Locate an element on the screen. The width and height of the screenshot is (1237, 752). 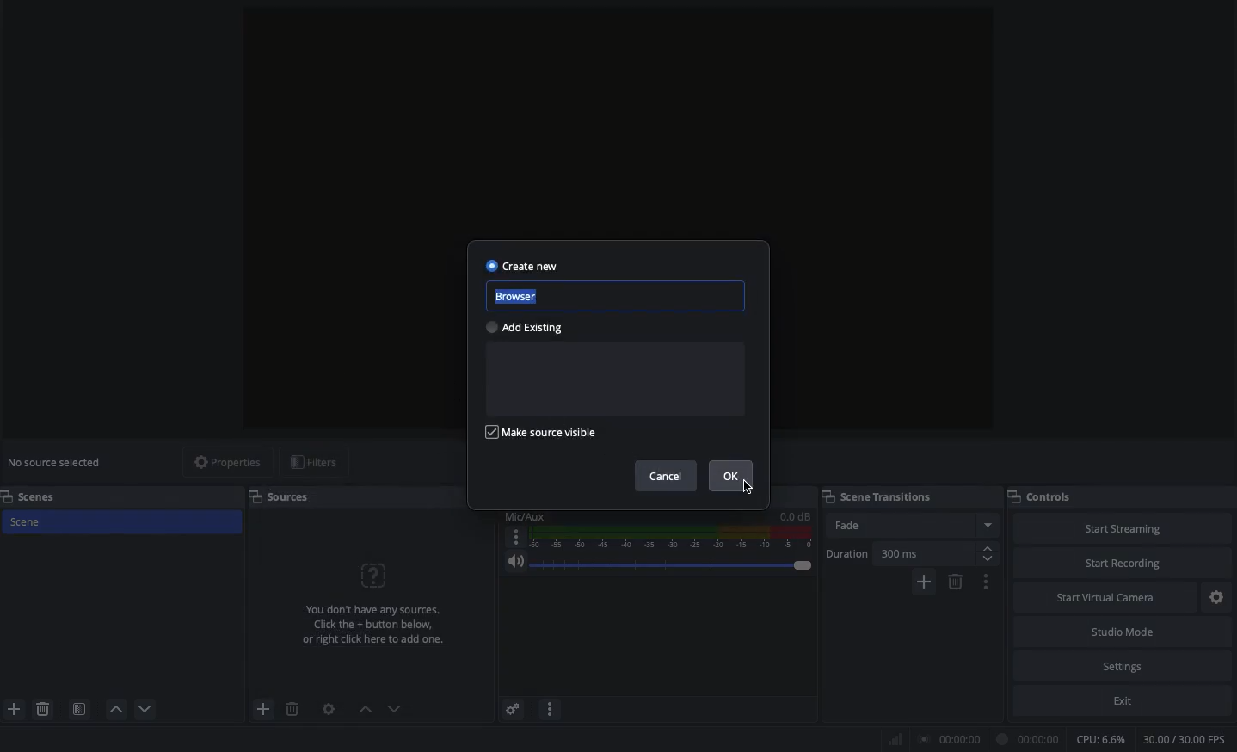
Move up is located at coordinates (363, 708).